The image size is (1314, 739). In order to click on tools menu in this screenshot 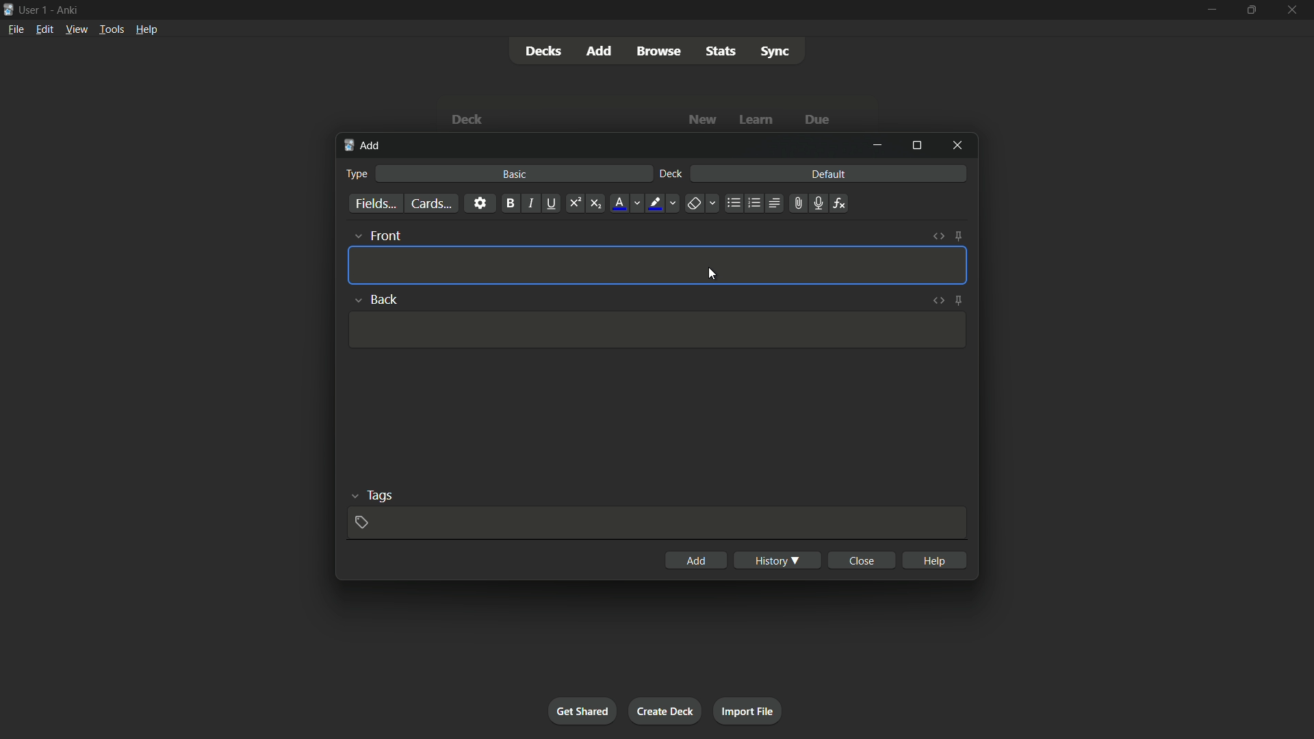, I will do `click(111, 29)`.